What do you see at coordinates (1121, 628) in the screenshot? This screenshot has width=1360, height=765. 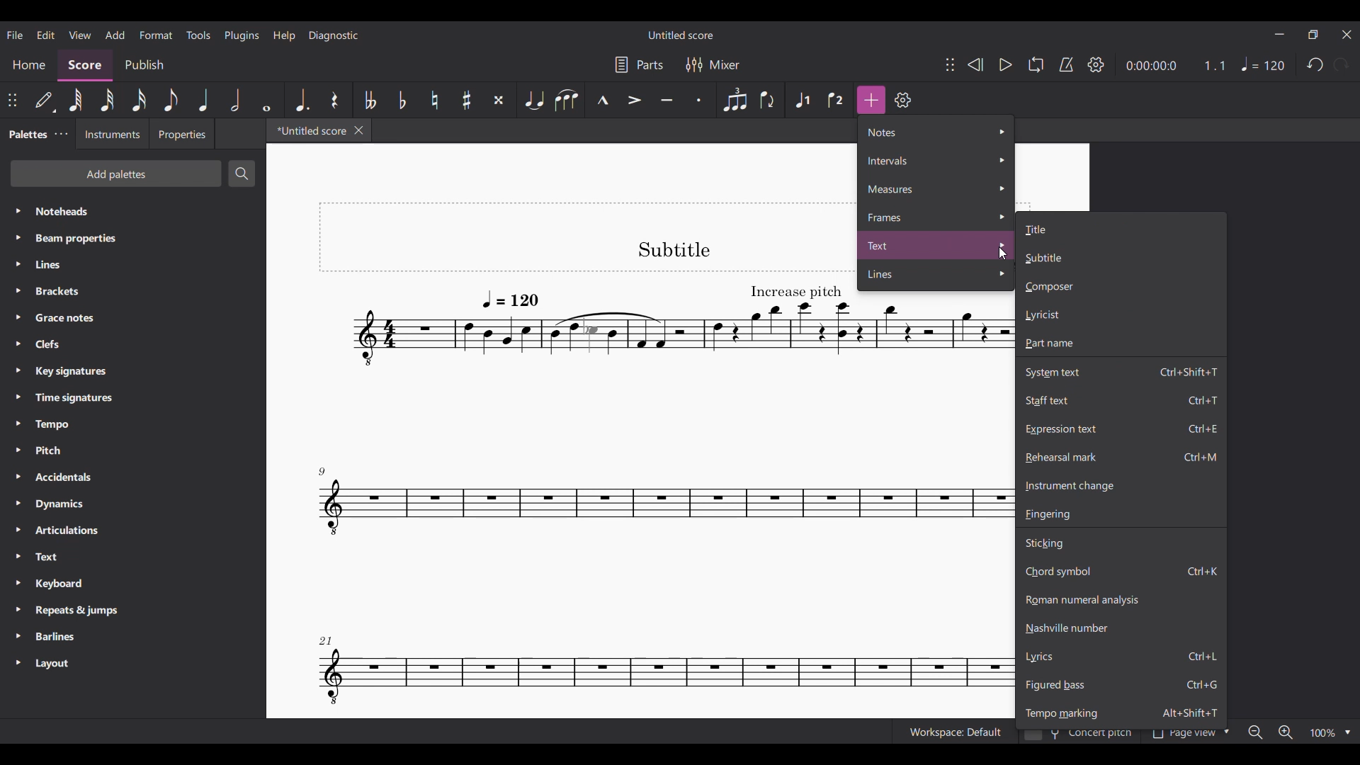 I see `Nashville number` at bounding box center [1121, 628].